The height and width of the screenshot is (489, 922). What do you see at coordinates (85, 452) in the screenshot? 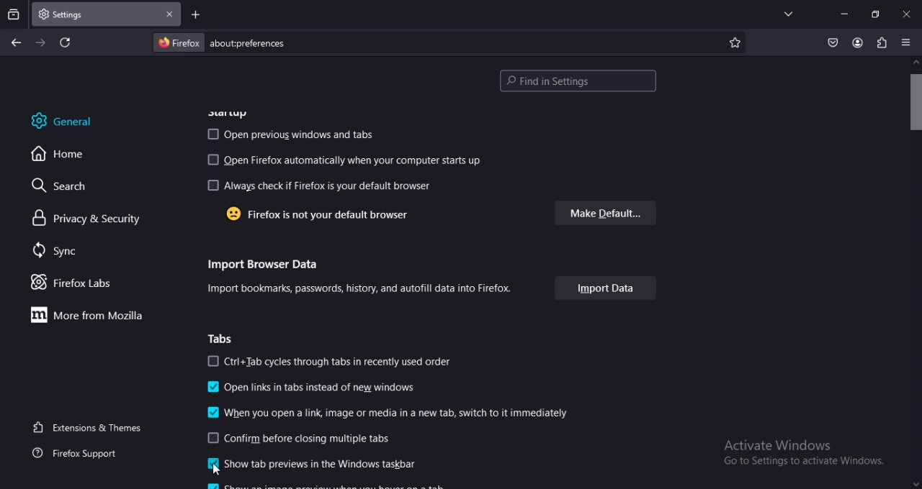
I see `firefox support` at bounding box center [85, 452].